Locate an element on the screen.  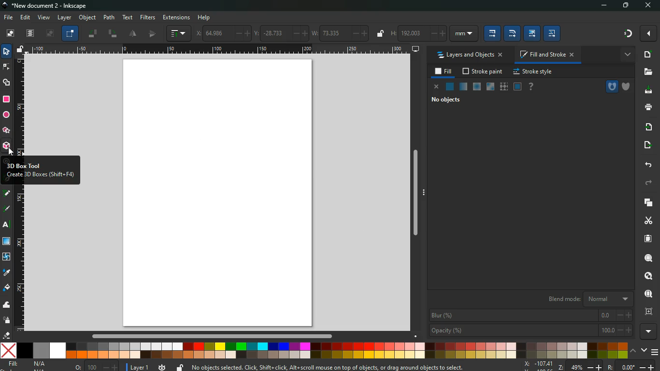
mm is located at coordinates (464, 33).